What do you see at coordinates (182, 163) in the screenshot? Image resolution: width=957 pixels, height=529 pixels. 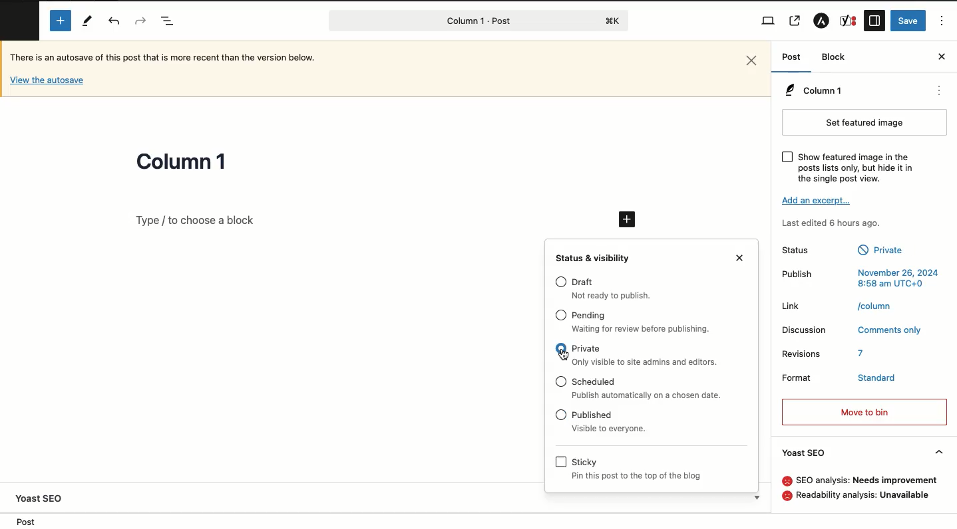 I see `Title` at bounding box center [182, 163].